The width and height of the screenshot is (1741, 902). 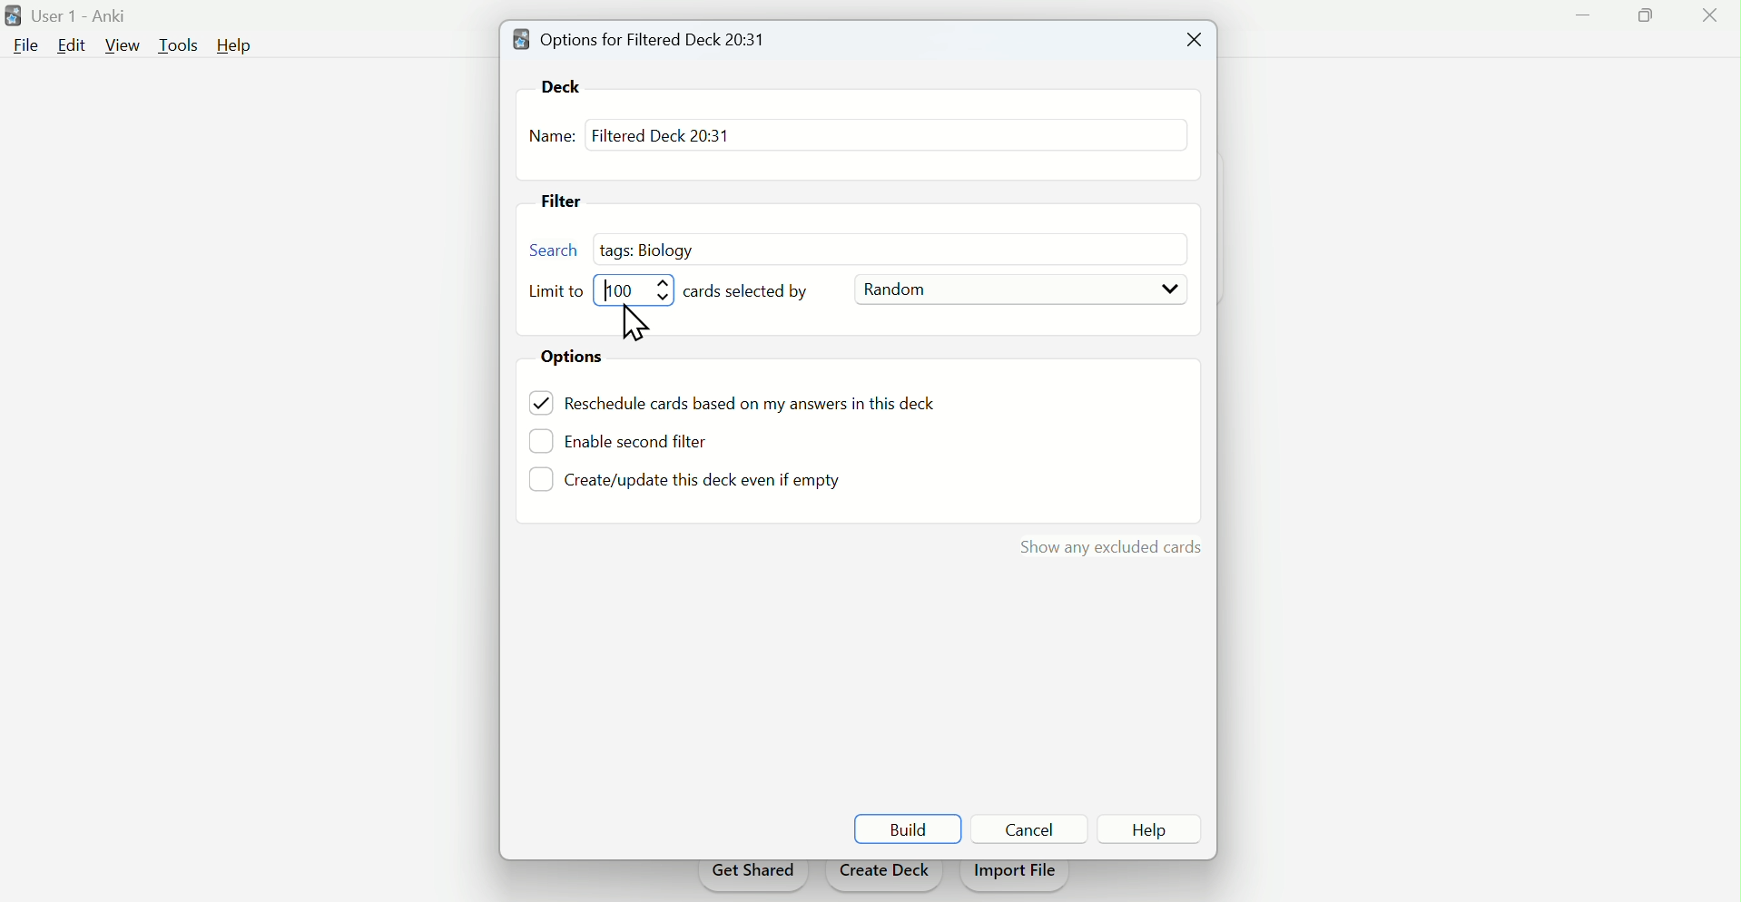 I want to click on Random, so click(x=1019, y=290).